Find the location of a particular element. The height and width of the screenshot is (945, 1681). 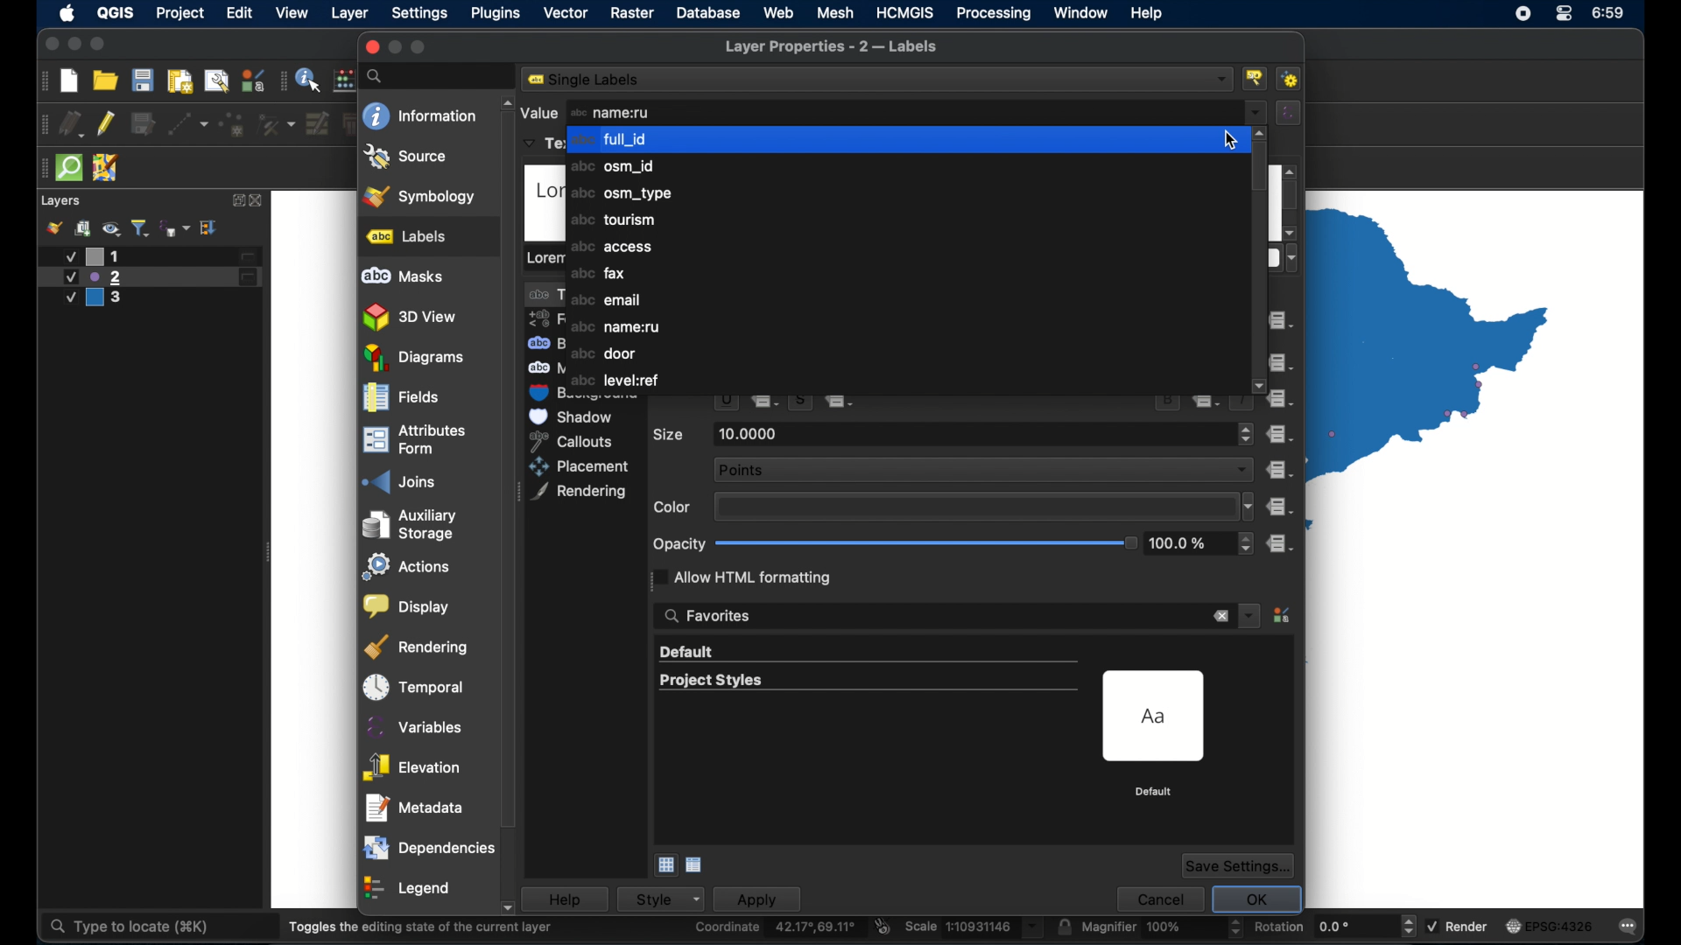

dropdown menu is located at coordinates (1256, 113).